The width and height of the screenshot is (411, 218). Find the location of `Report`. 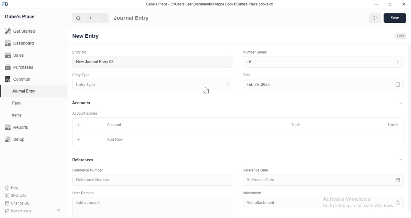

Report is located at coordinates (22, 127).